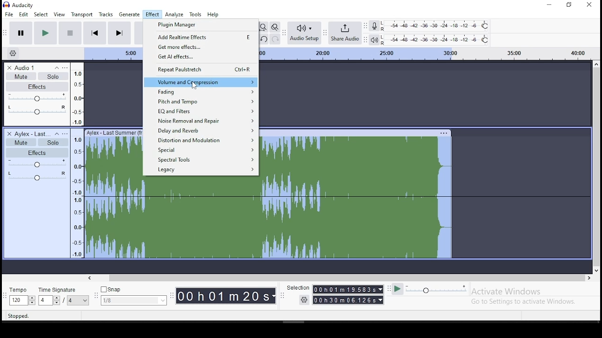 This screenshot has height=338, width=602. Describe the element at coordinates (36, 163) in the screenshot. I see `volume` at that location.